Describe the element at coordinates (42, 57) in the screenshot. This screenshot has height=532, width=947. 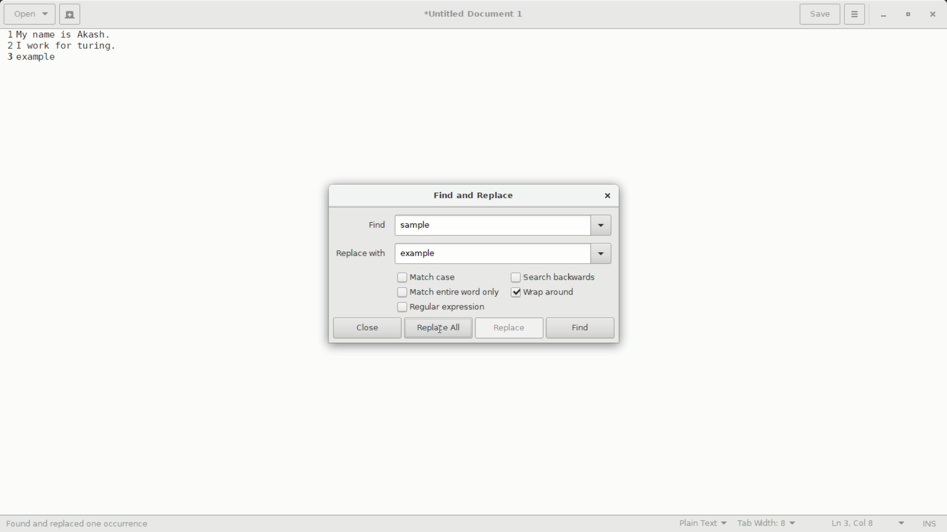
I see `replaced` at that location.